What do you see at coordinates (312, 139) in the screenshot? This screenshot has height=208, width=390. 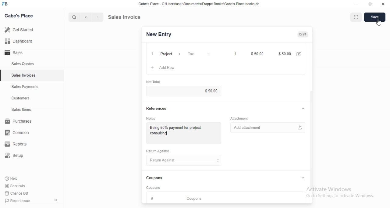 I see `scroll bar` at bounding box center [312, 139].